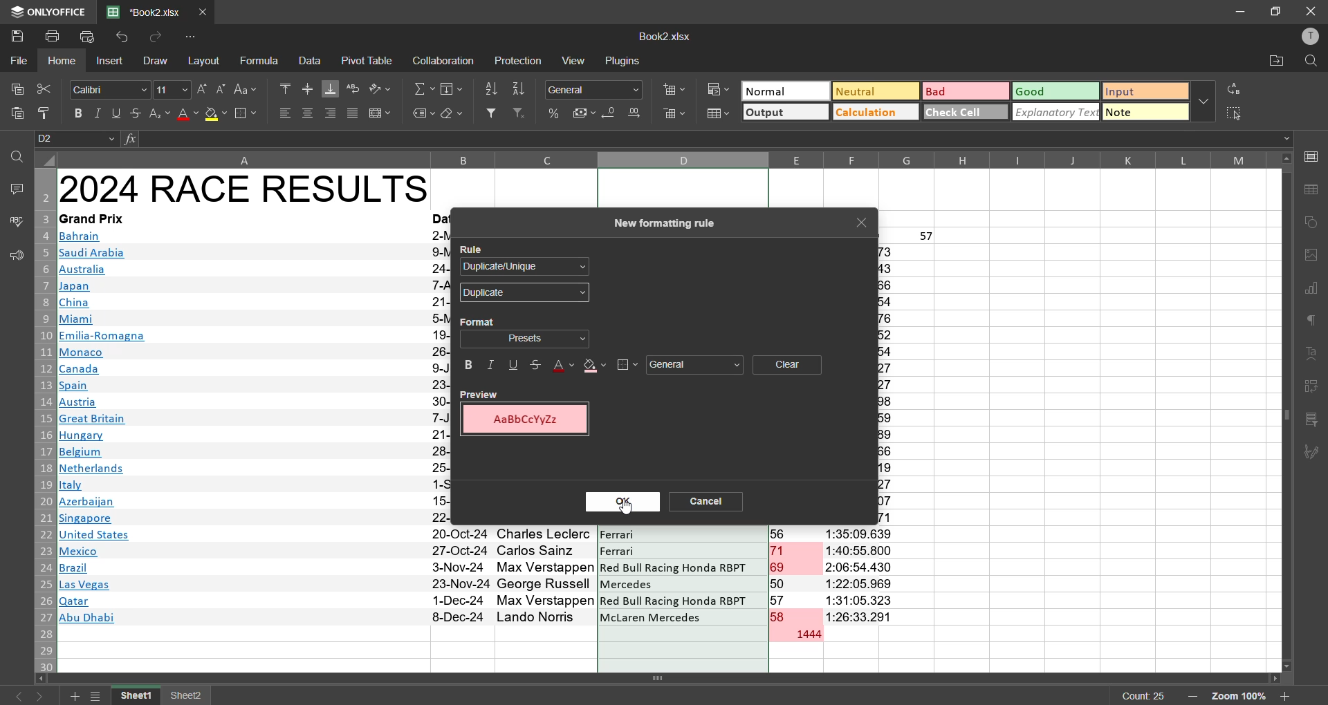 Image resolution: width=1328 pixels, height=705 pixels. Describe the element at coordinates (158, 113) in the screenshot. I see `sub/superscript` at that location.